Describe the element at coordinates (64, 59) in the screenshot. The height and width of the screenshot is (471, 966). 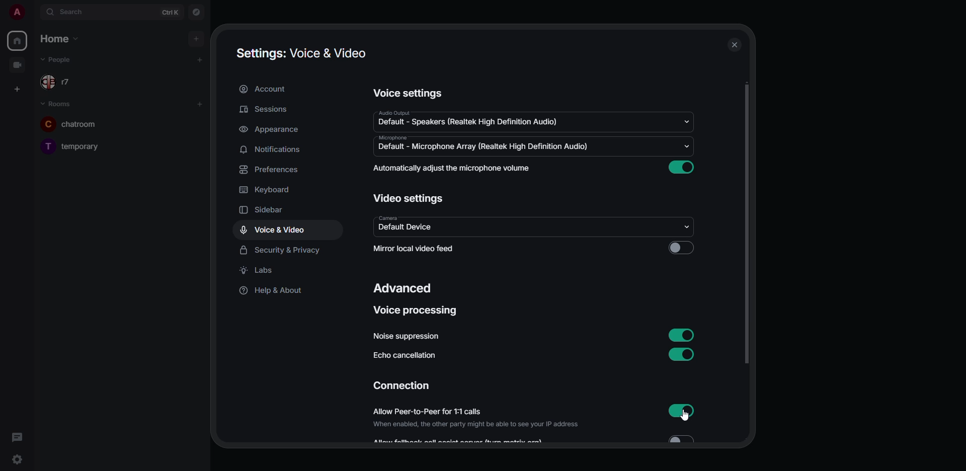
I see `people` at that location.